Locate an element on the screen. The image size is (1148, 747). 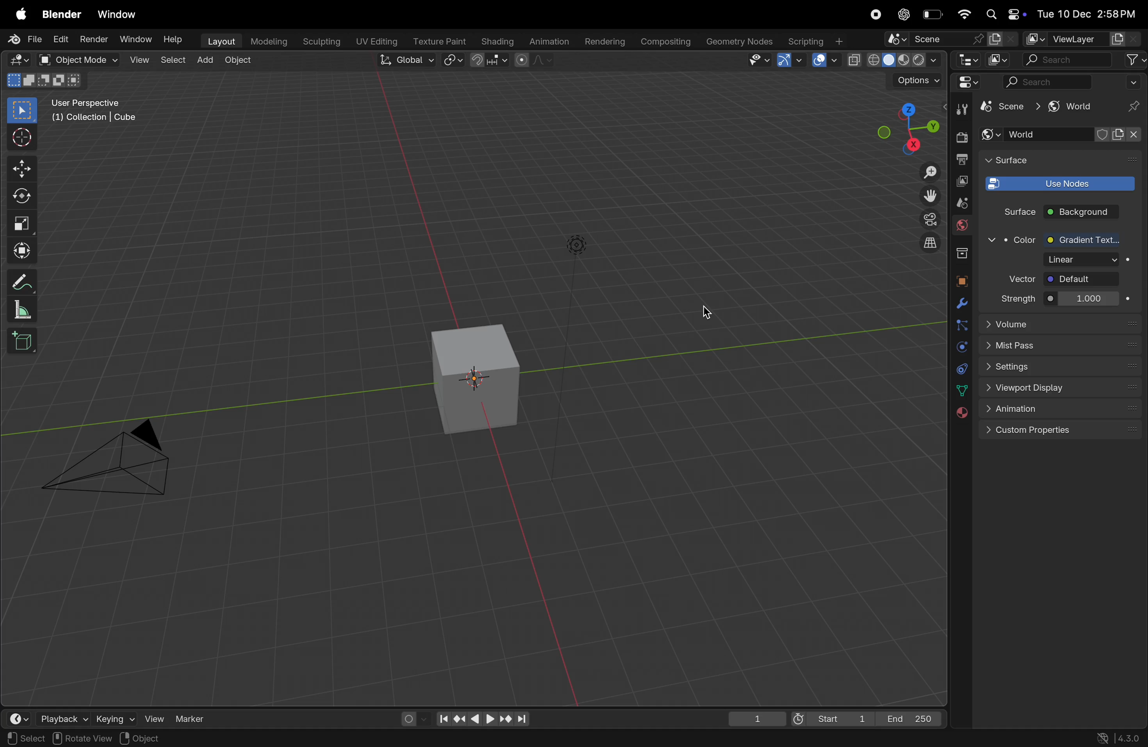
use nodes is located at coordinates (1058, 182).